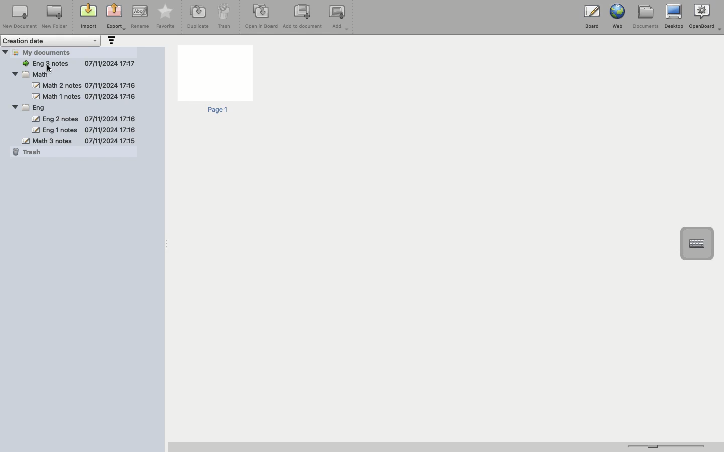 This screenshot has height=452, width=724. I want to click on Eng 3 notes, so click(78, 62).